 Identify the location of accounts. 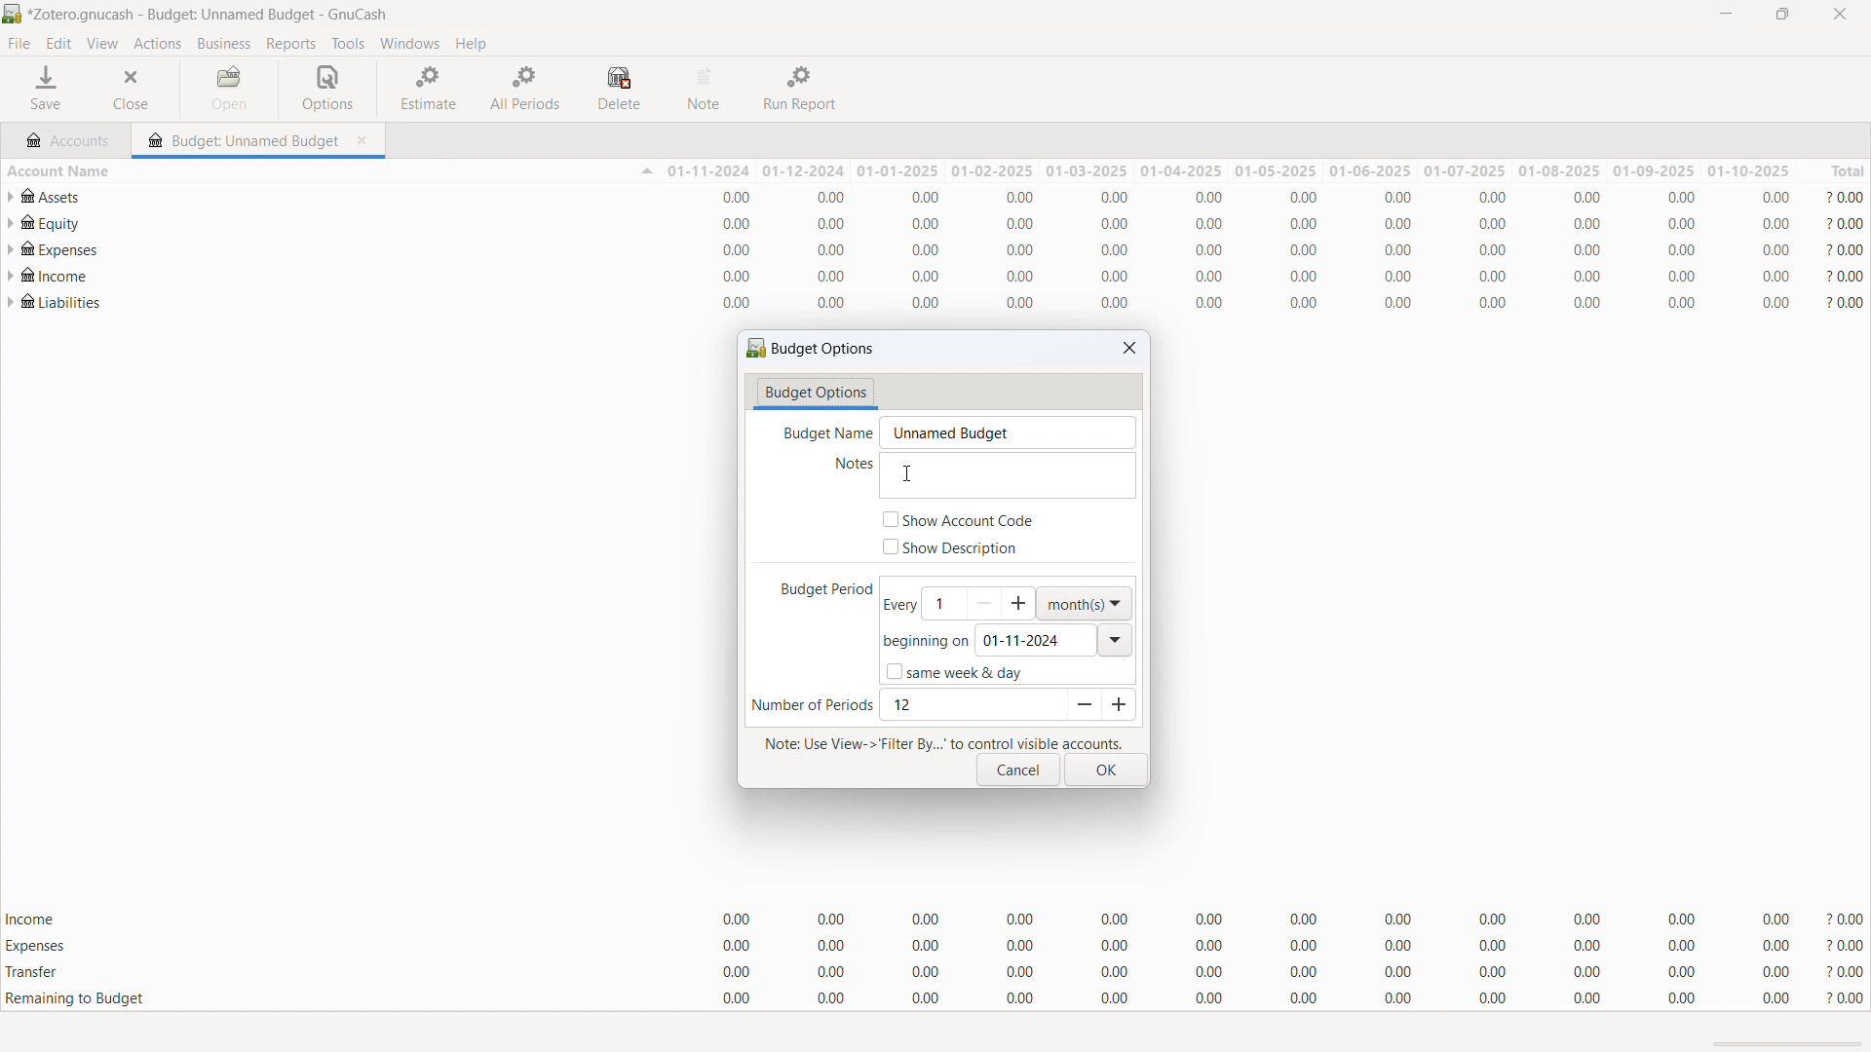
(67, 137).